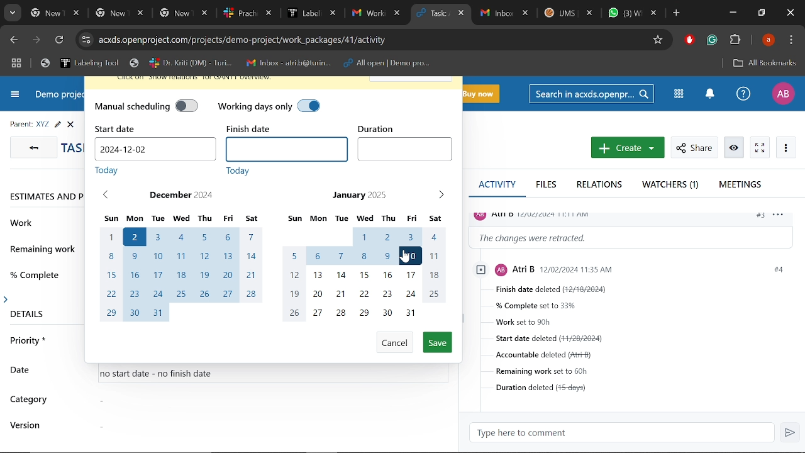  I want to click on New work package, so click(626, 148).